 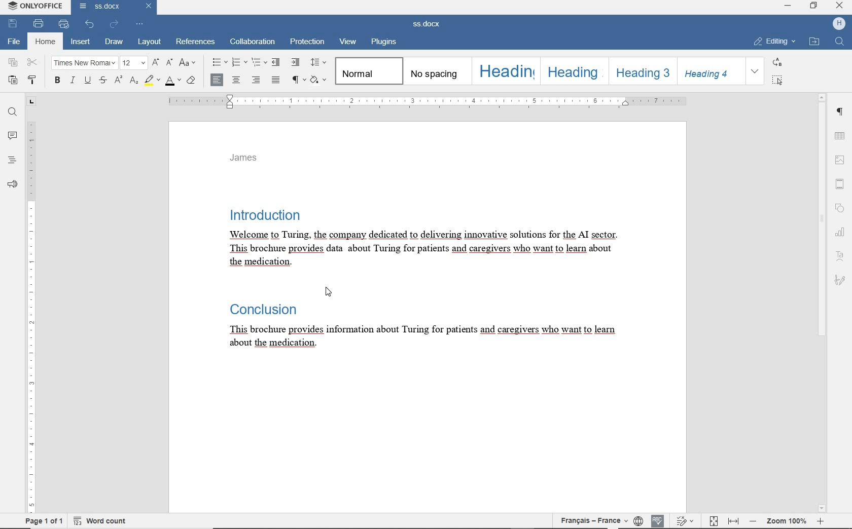 What do you see at coordinates (276, 80) in the screenshot?
I see `JUSTIFIED` at bounding box center [276, 80].